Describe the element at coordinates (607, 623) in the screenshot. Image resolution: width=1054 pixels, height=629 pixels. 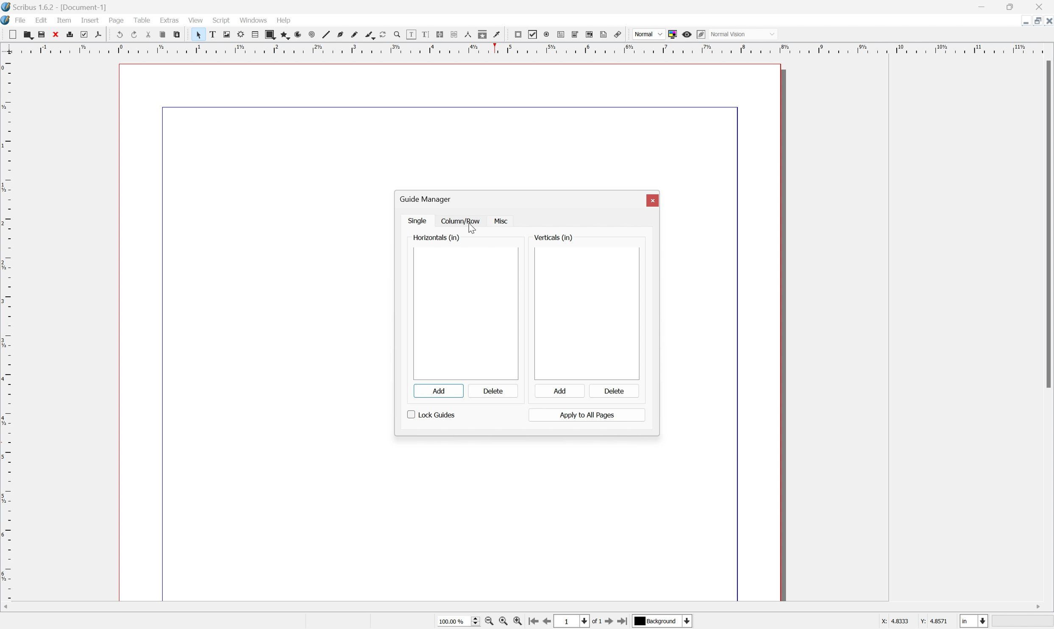
I see `go to next page` at that location.